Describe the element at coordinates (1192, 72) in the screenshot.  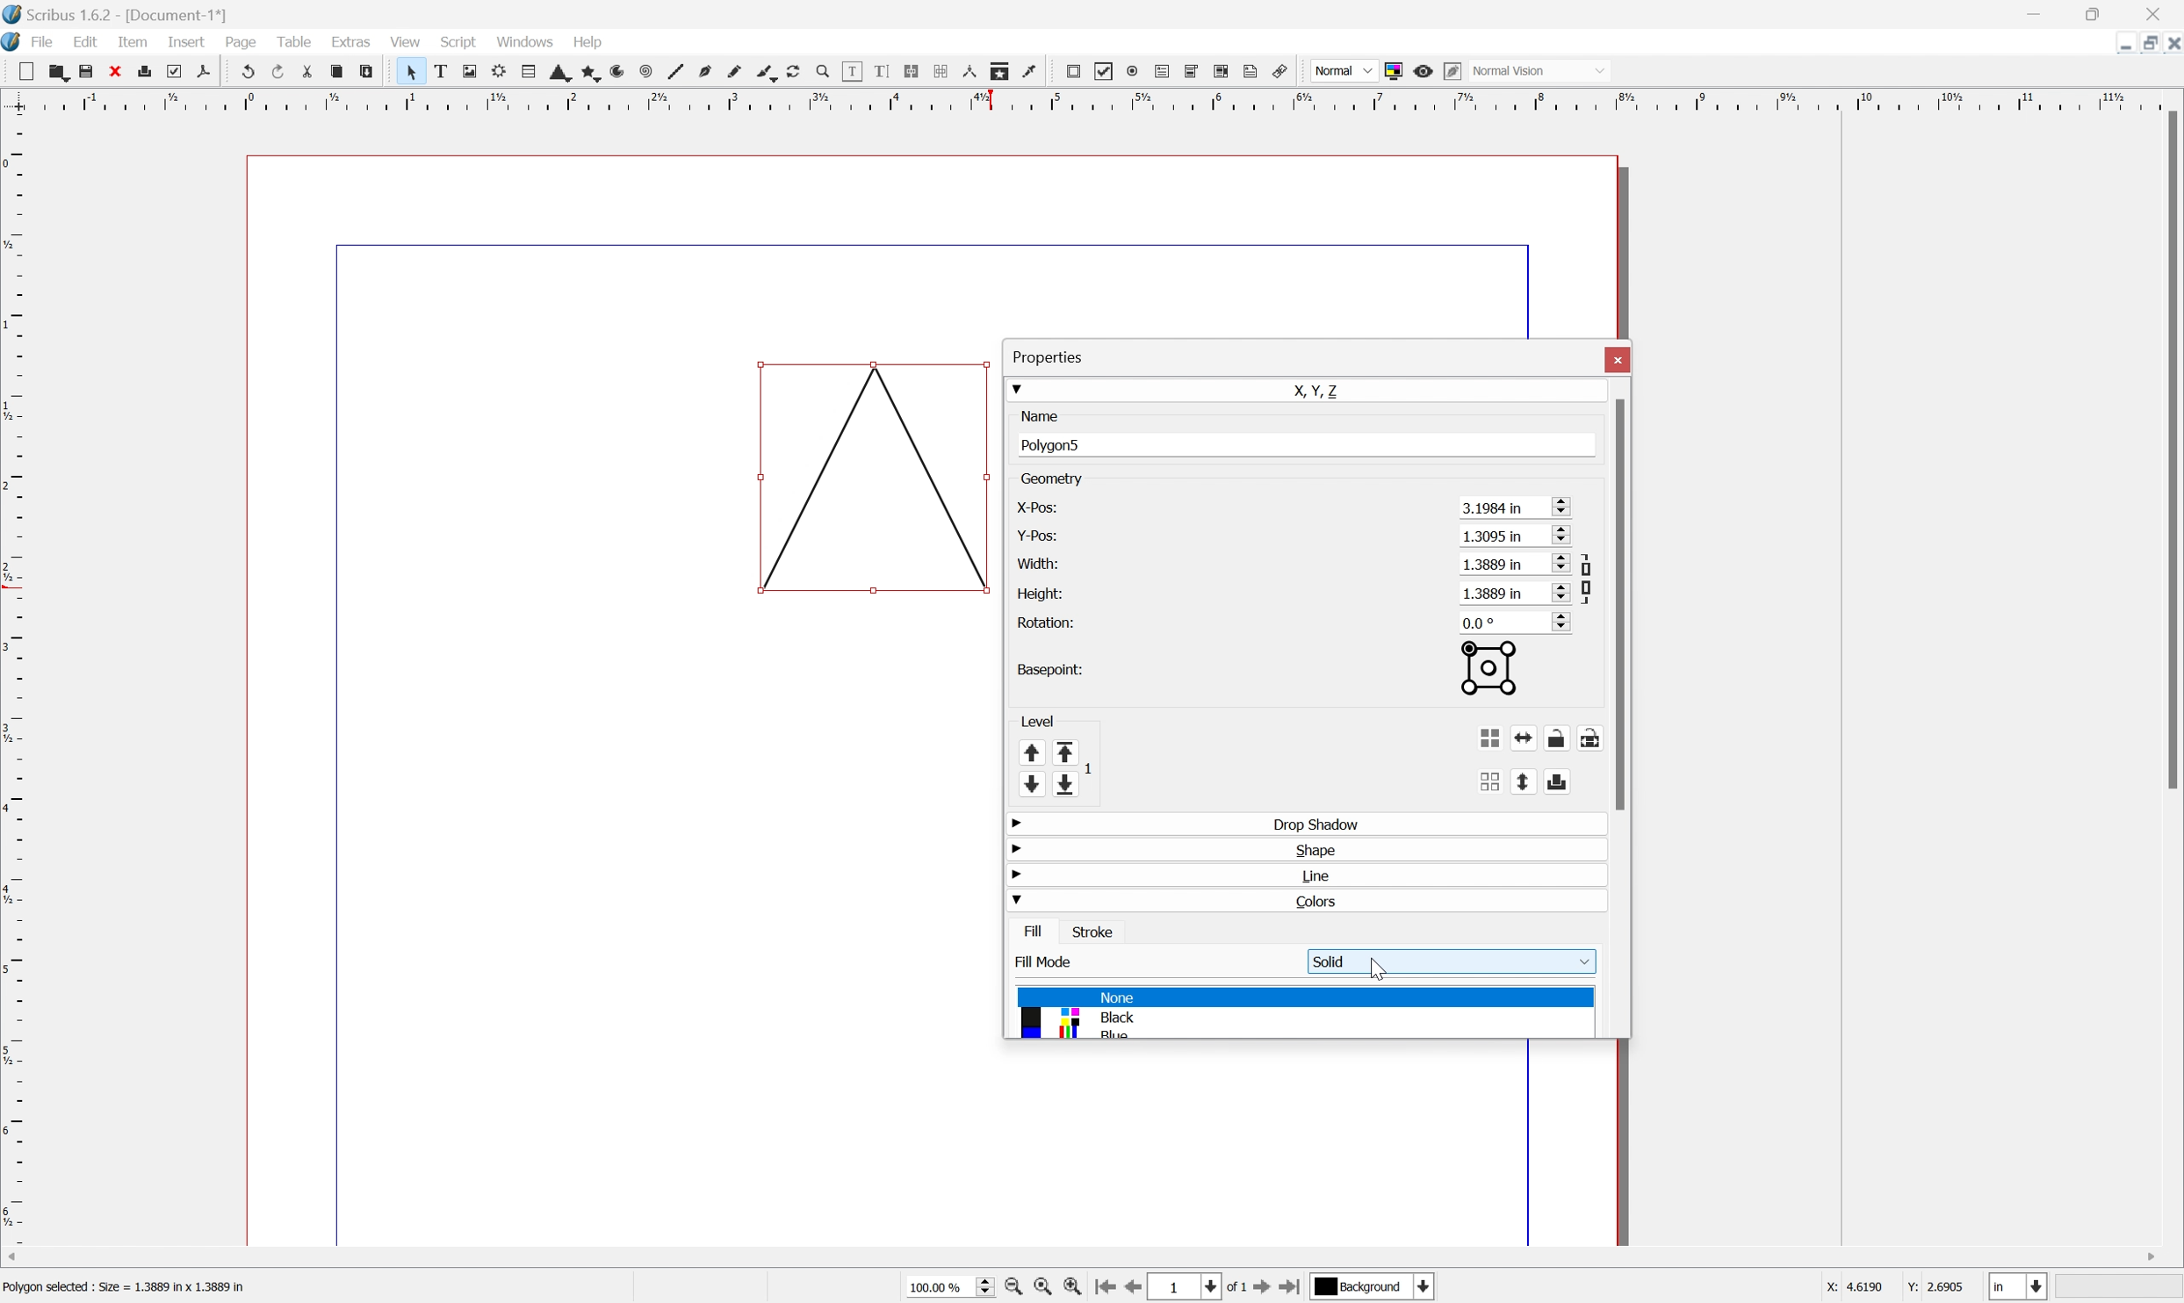
I see `PDF combo box` at that location.